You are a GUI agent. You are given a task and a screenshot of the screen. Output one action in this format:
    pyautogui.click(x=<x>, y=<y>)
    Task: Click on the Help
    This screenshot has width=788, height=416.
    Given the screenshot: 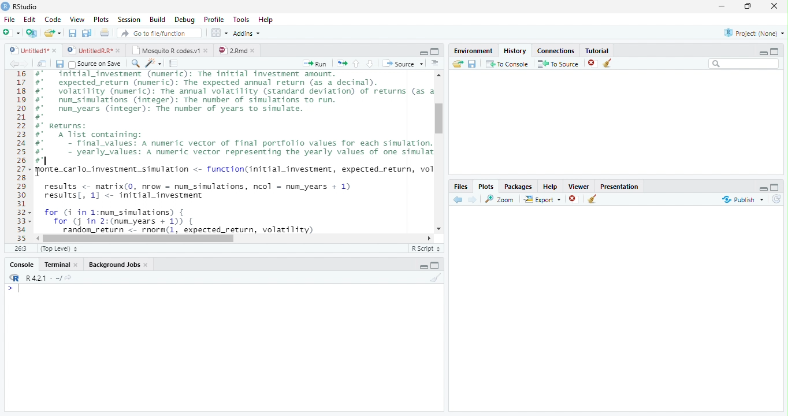 What is the action you would take?
    pyautogui.click(x=550, y=186)
    